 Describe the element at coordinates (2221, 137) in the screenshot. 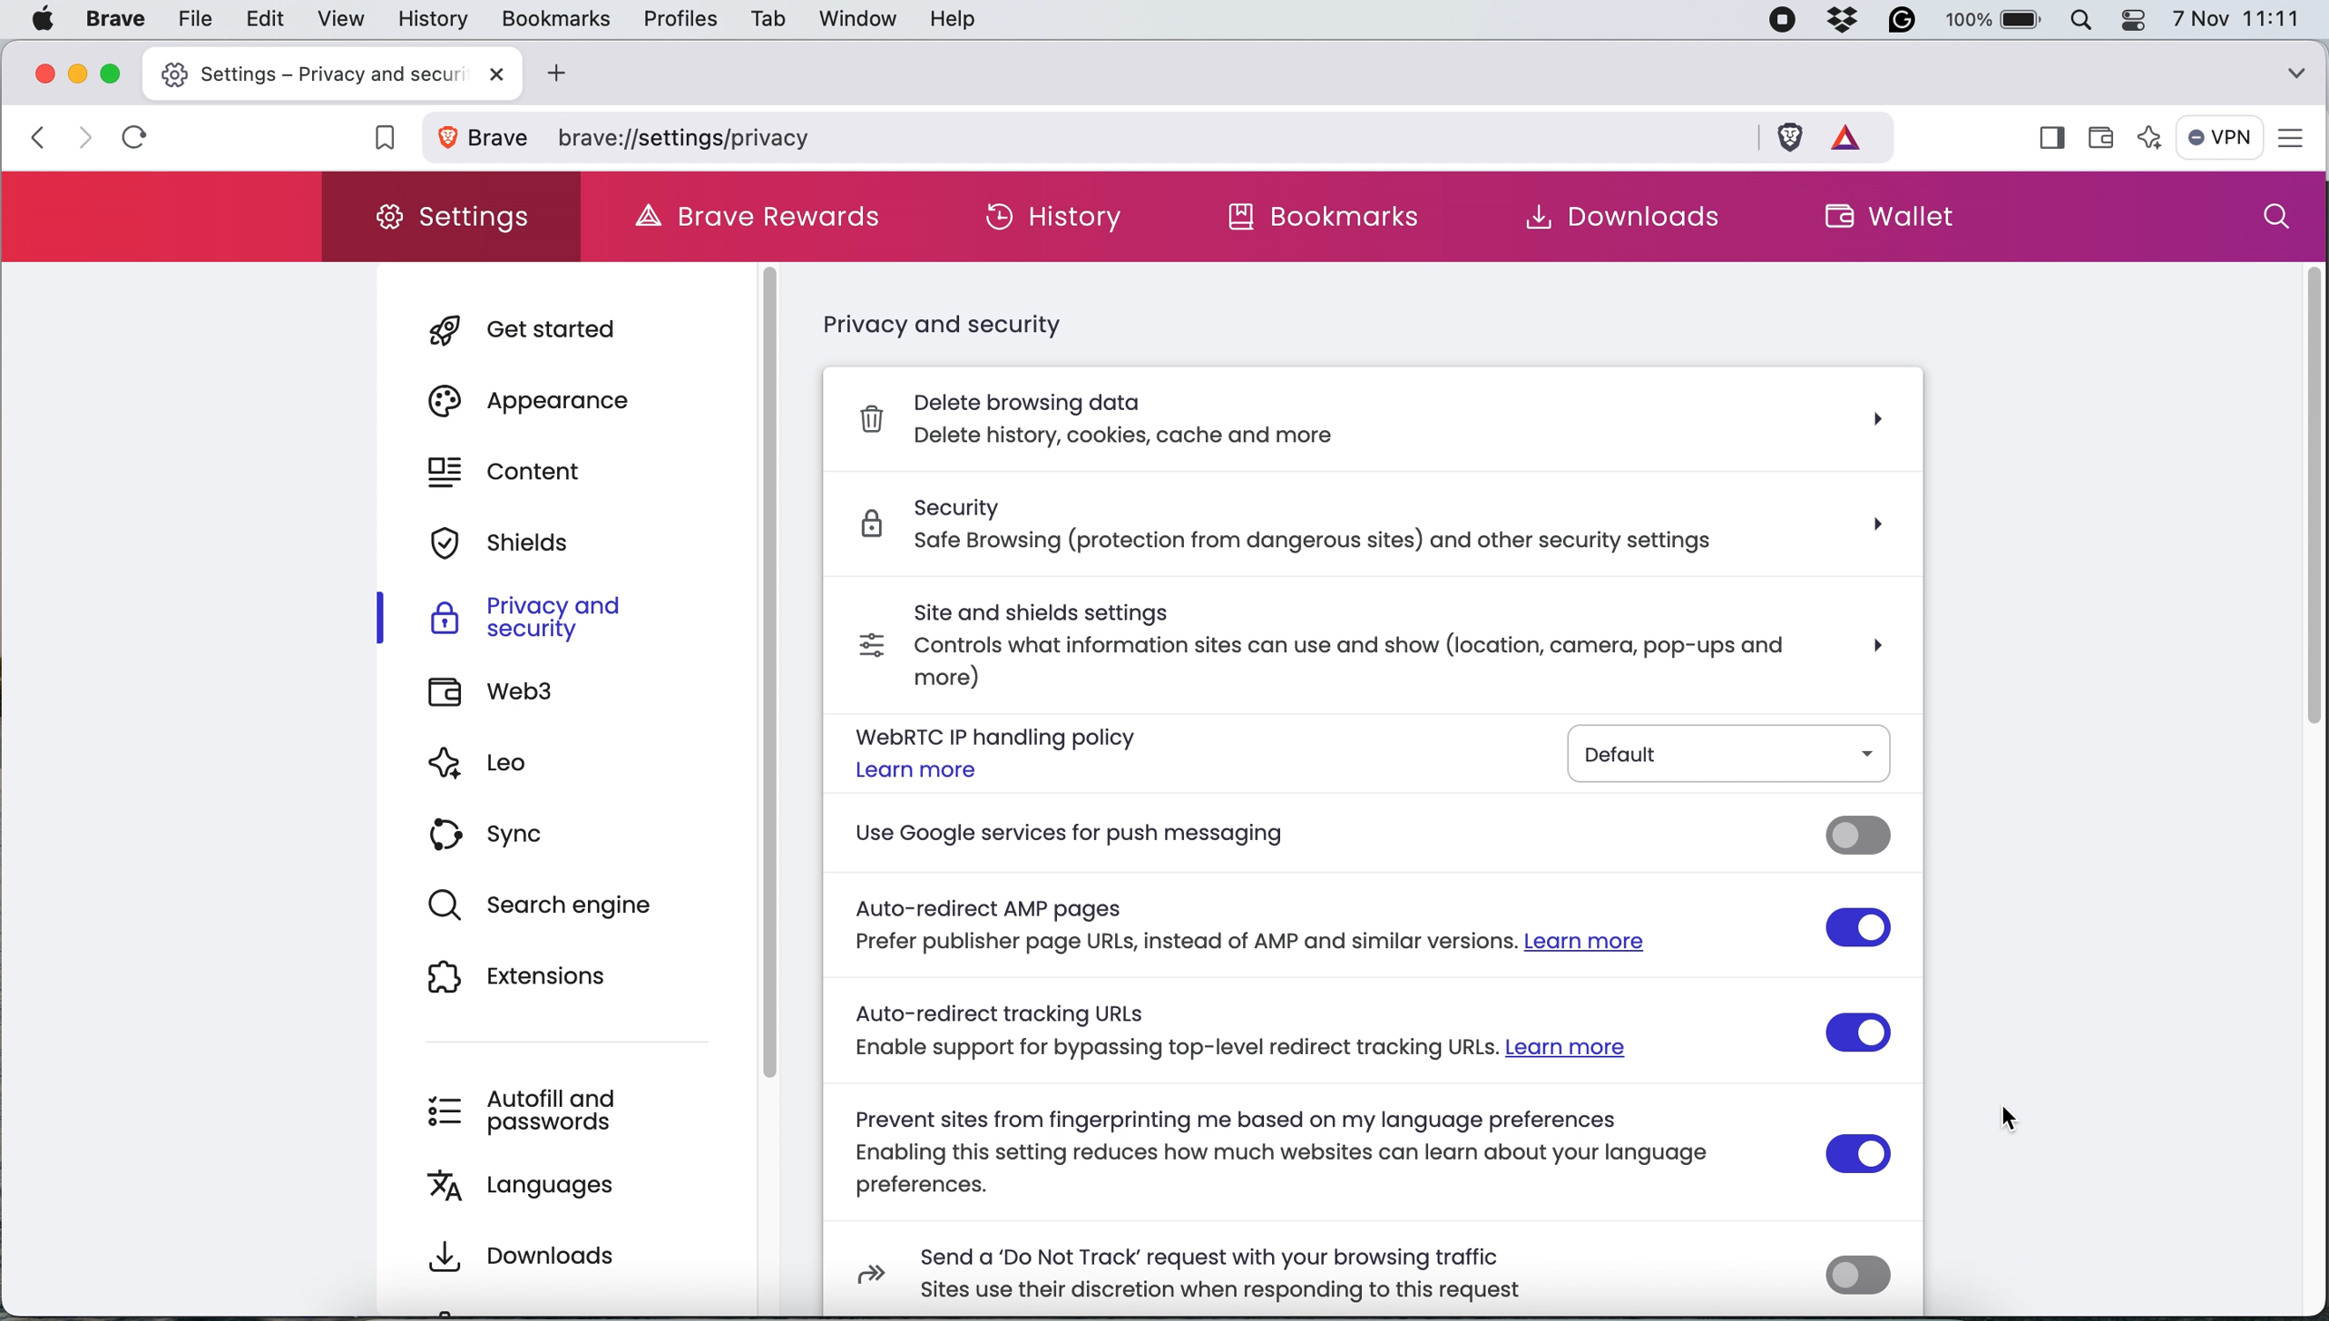

I see `vpn` at that location.